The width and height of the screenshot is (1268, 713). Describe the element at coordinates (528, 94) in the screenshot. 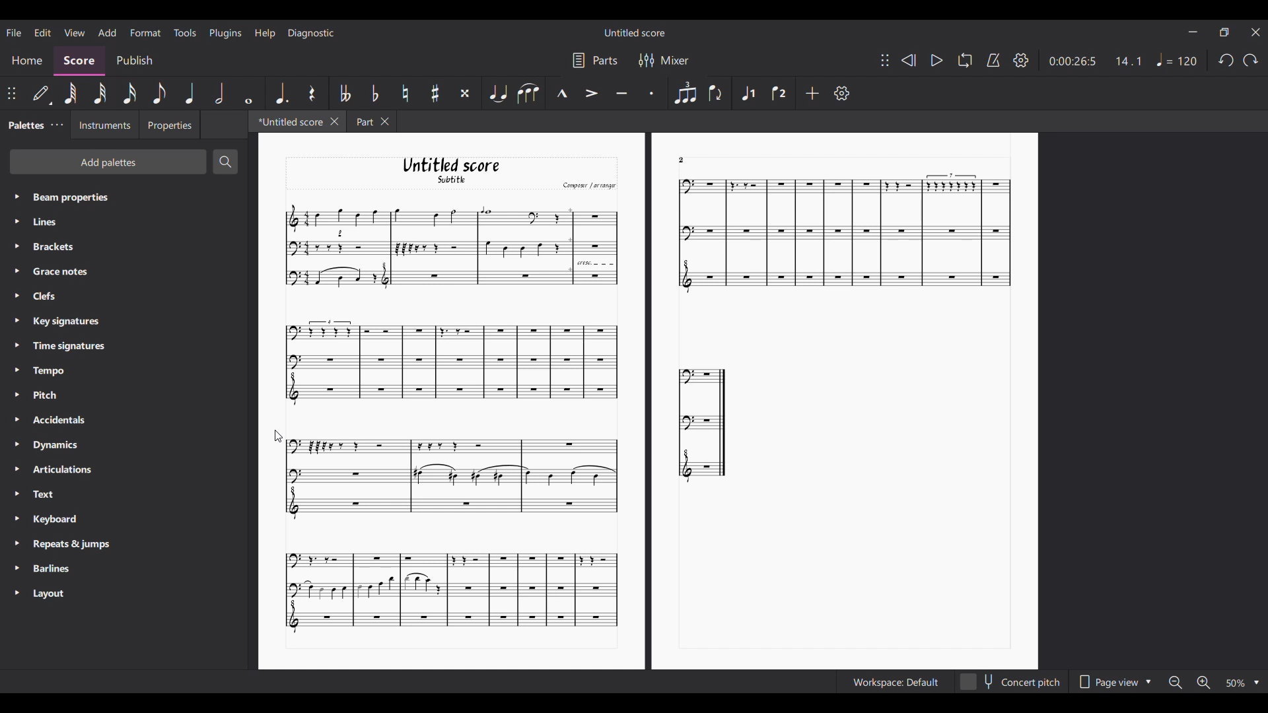

I see `Slur` at that location.